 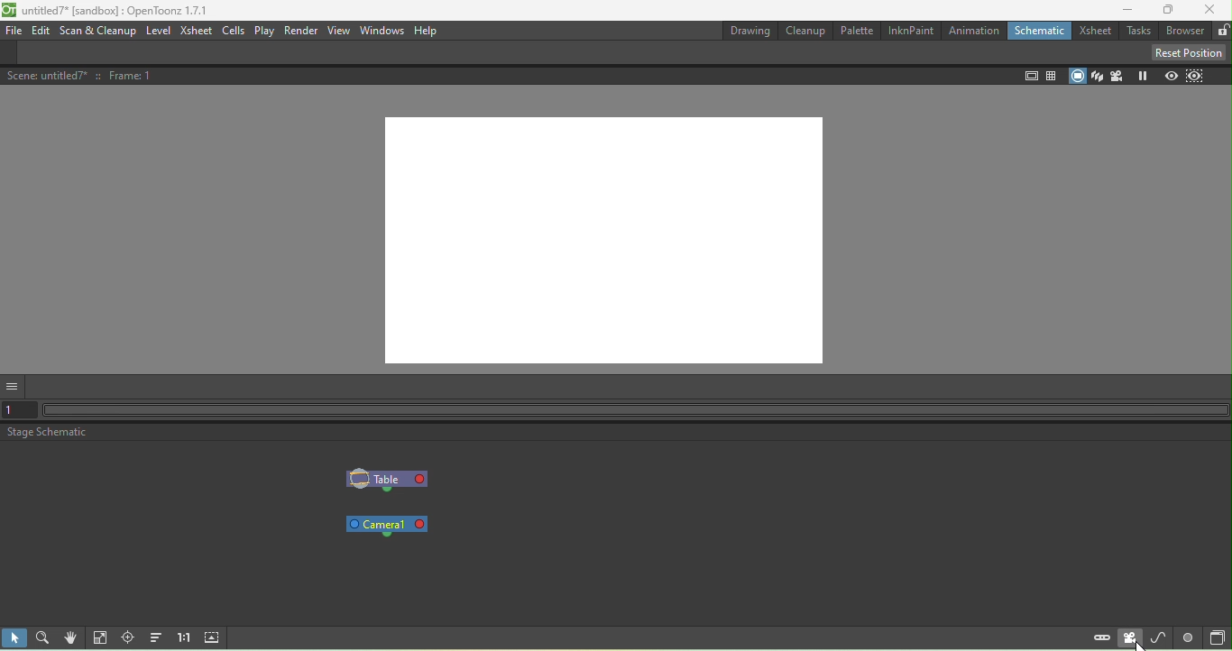 I want to click on Windows, so click(x=381, y=31).